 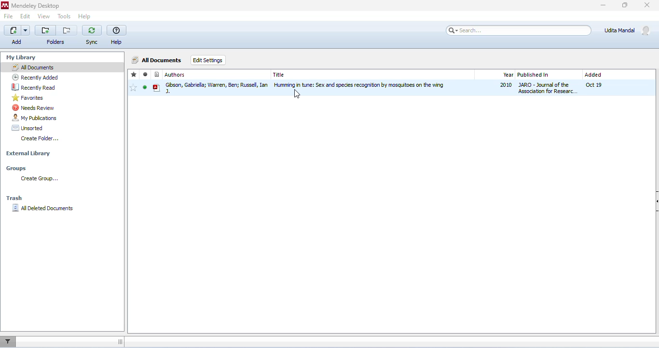 I want to click on all deleted documents, so click(x=45, y=210).